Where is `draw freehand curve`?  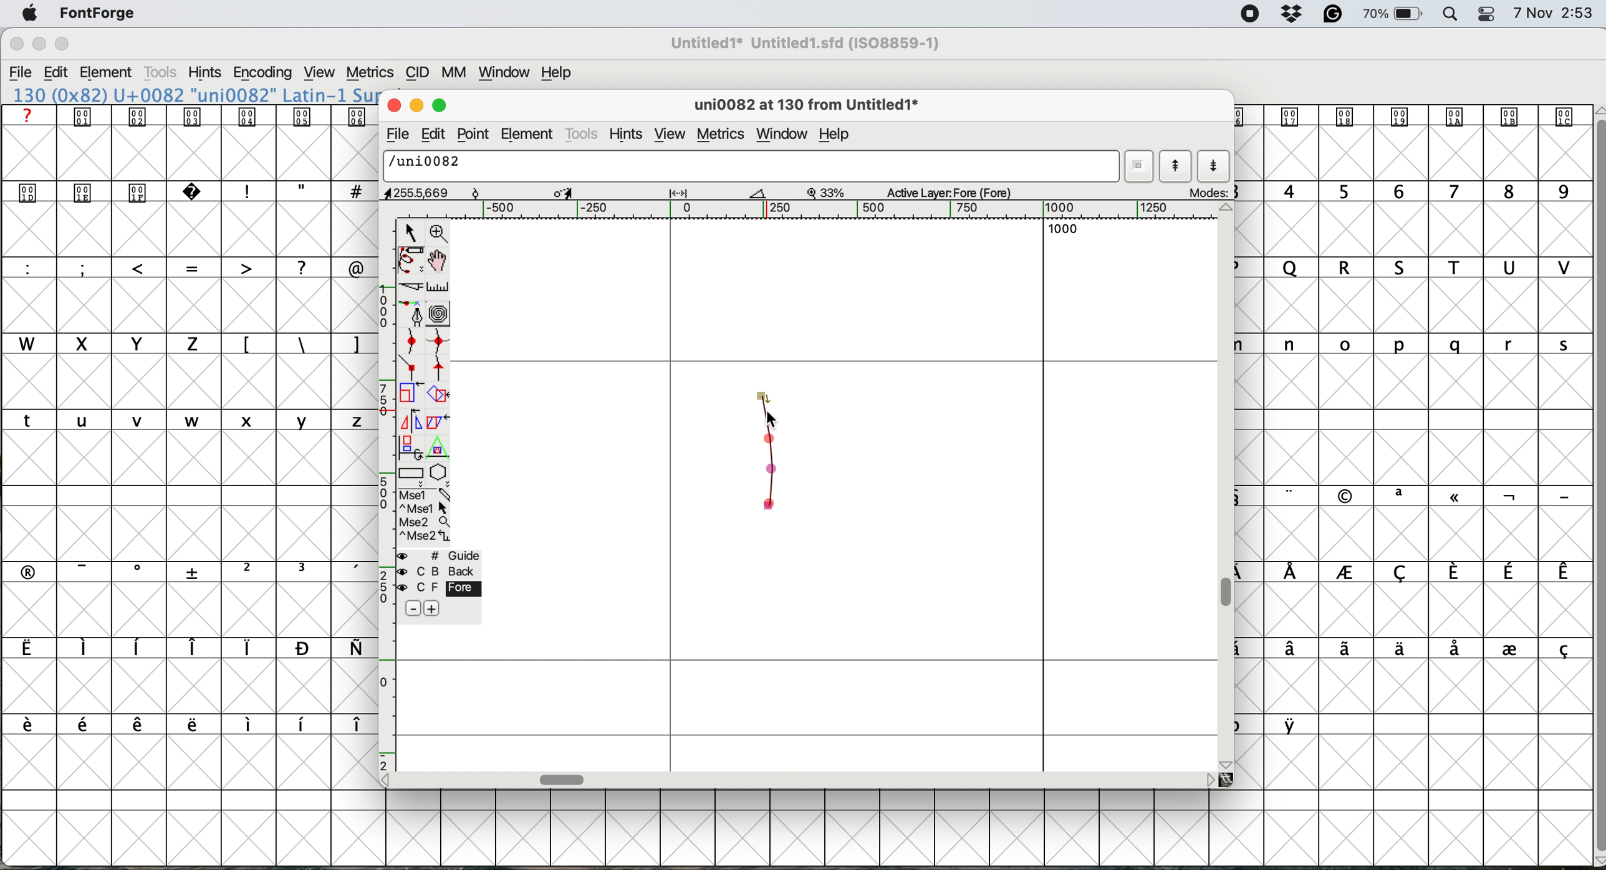 draw freehand curve is located at coordinates (409, 260).